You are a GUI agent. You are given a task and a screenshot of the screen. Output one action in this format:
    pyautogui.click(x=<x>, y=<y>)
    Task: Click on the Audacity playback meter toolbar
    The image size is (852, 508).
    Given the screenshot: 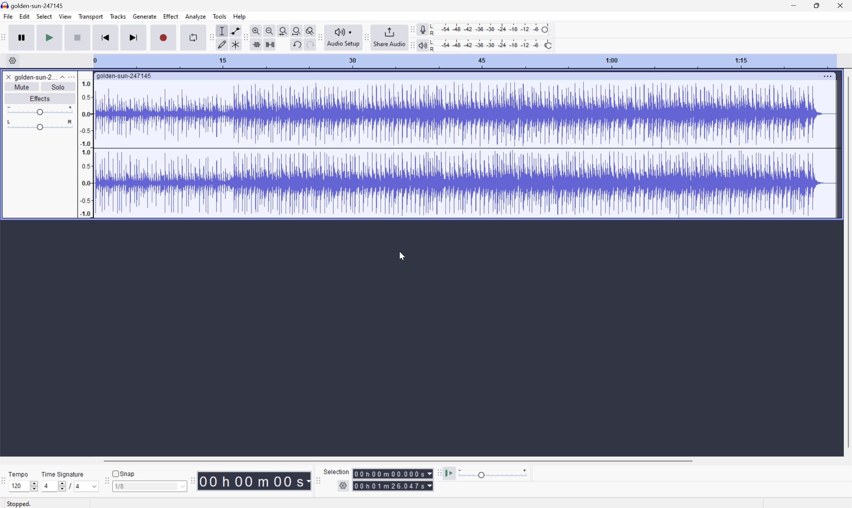 What is the action you would take?
    pyautogui.click(x=412, y=45)
    